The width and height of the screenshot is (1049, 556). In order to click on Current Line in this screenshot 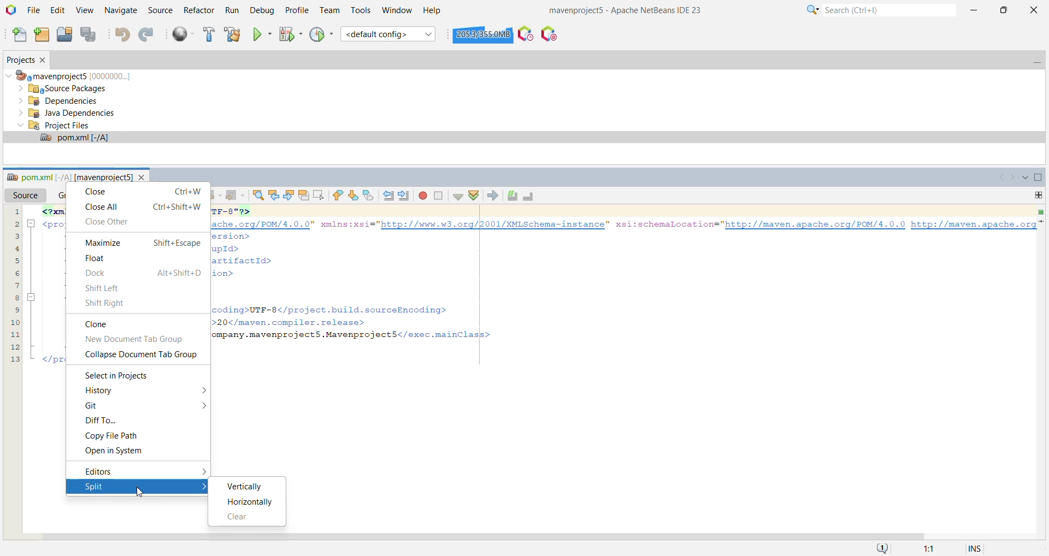, I will do `click(1042, 222)`.